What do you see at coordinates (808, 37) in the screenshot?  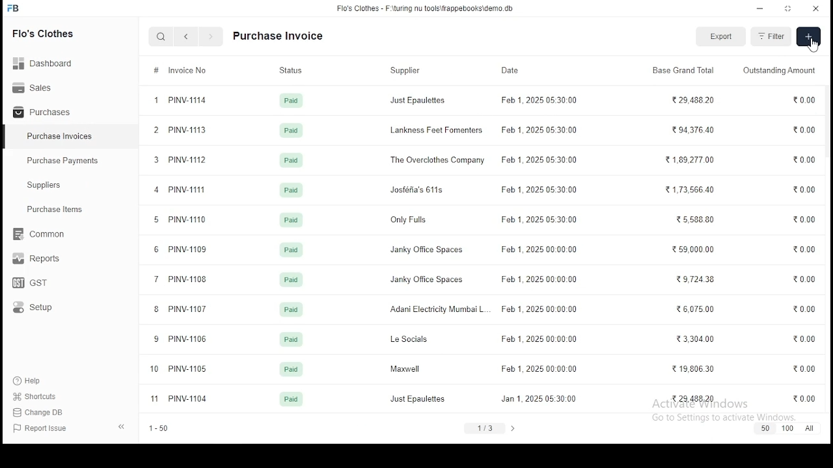 I see `create` at bounding box center [808, 37].